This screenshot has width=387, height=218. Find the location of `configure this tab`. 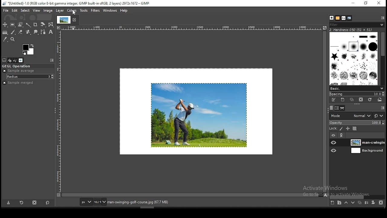

configure this tab is located at coordinates (382, 107).